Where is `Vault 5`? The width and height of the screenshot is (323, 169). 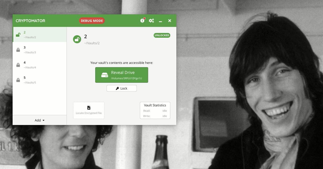
Vault 5 is located at coordinates (26, 80).